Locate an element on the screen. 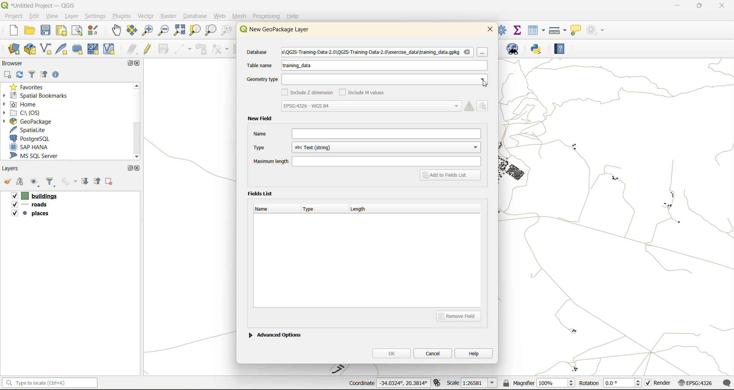 The image size is (734, 390). maximize is located at coordinates (699, 7).